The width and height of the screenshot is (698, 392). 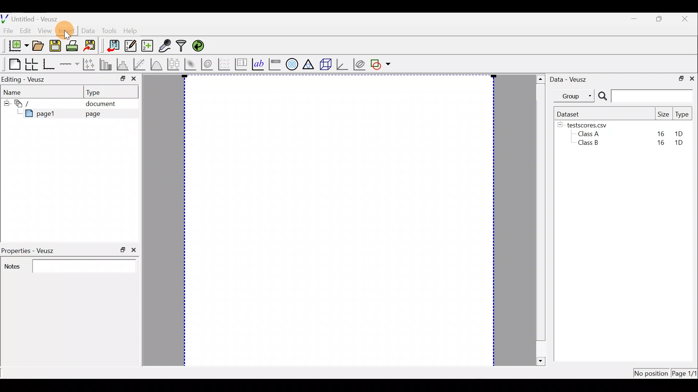 I want to click on Plot a vector field, so click(x=225, y=64).